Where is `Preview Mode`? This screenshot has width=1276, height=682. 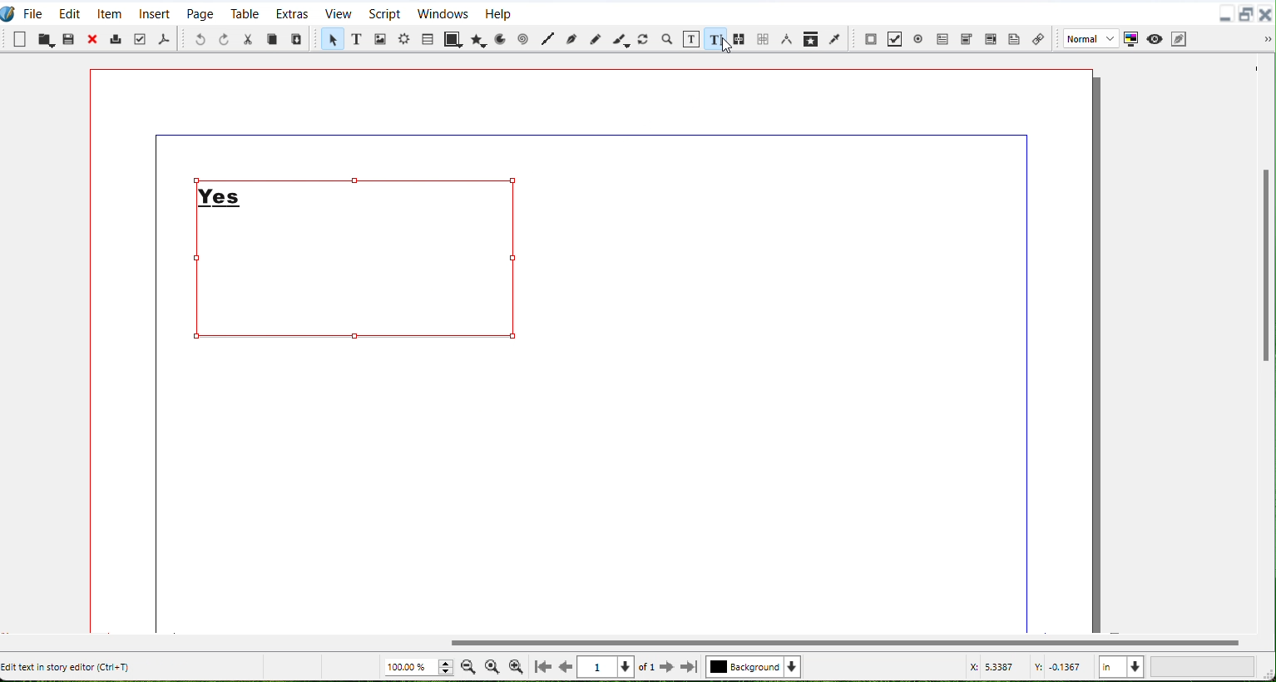
Preview Mode is located at coordinates (1155, 38).